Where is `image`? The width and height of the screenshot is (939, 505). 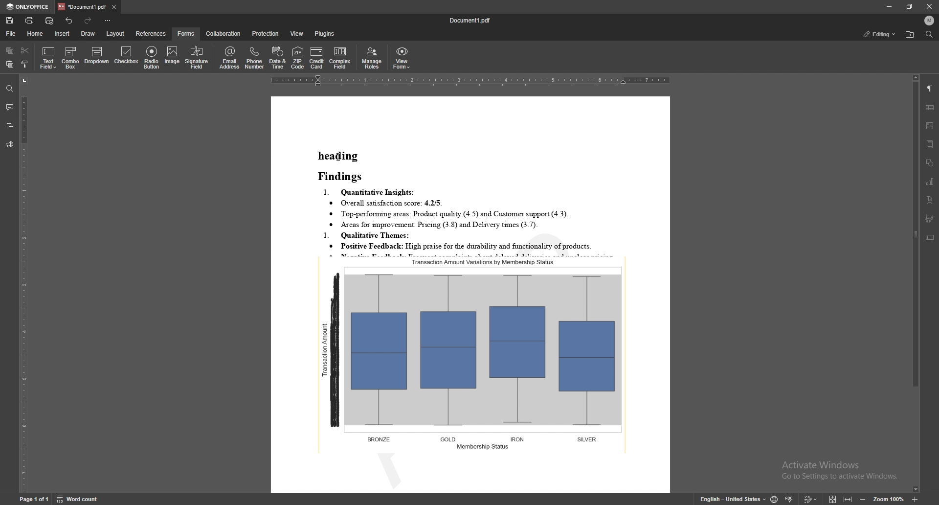
image is located at coordinates (930, 126).